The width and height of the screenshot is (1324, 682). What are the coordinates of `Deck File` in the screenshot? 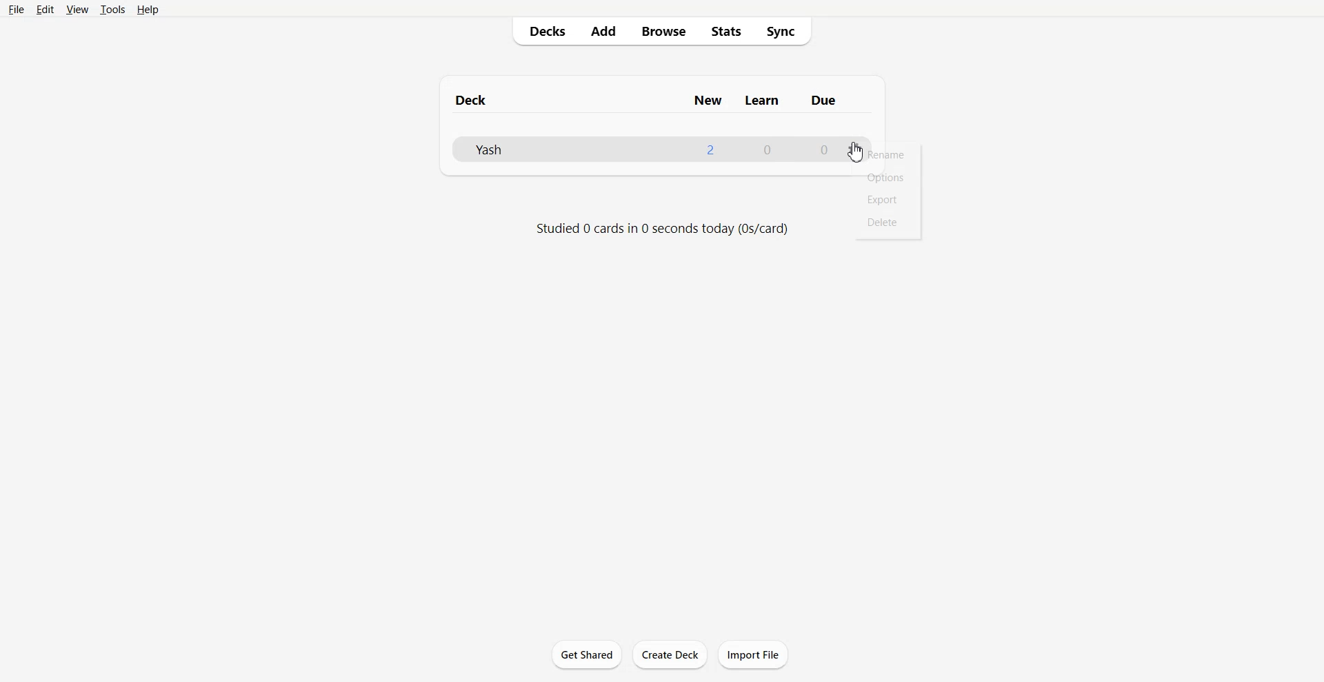 It's located at (529, 149).